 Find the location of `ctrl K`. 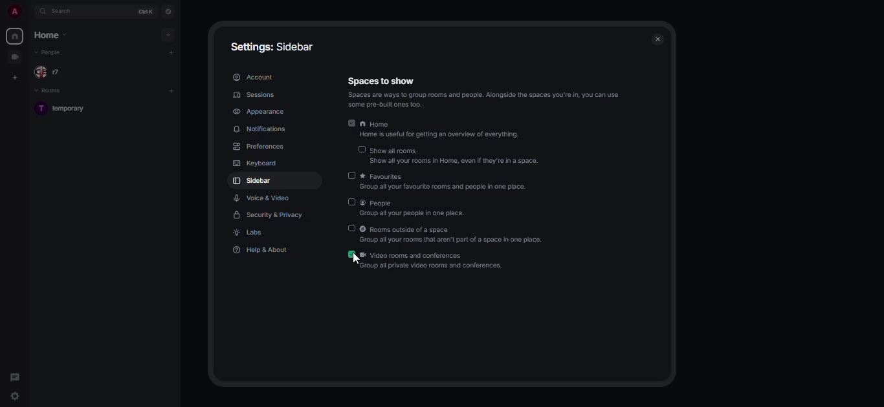

ctrl K is located at coordinates (144, 12).